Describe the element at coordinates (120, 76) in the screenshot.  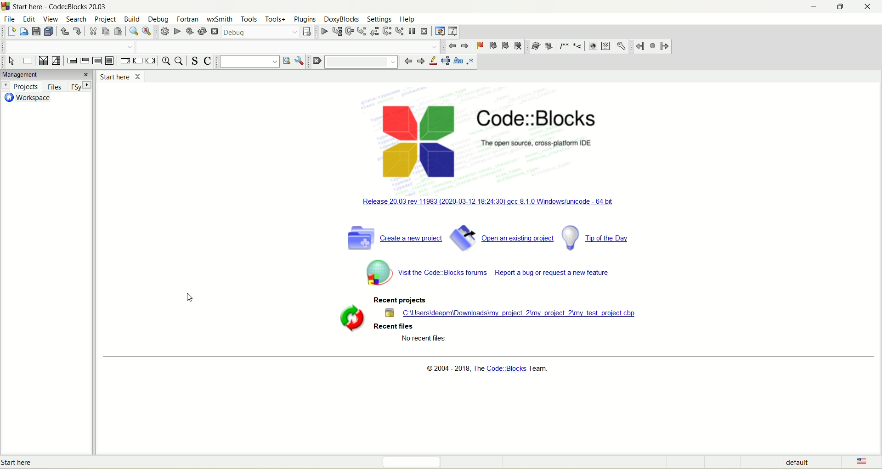
I see `start here` at that location.